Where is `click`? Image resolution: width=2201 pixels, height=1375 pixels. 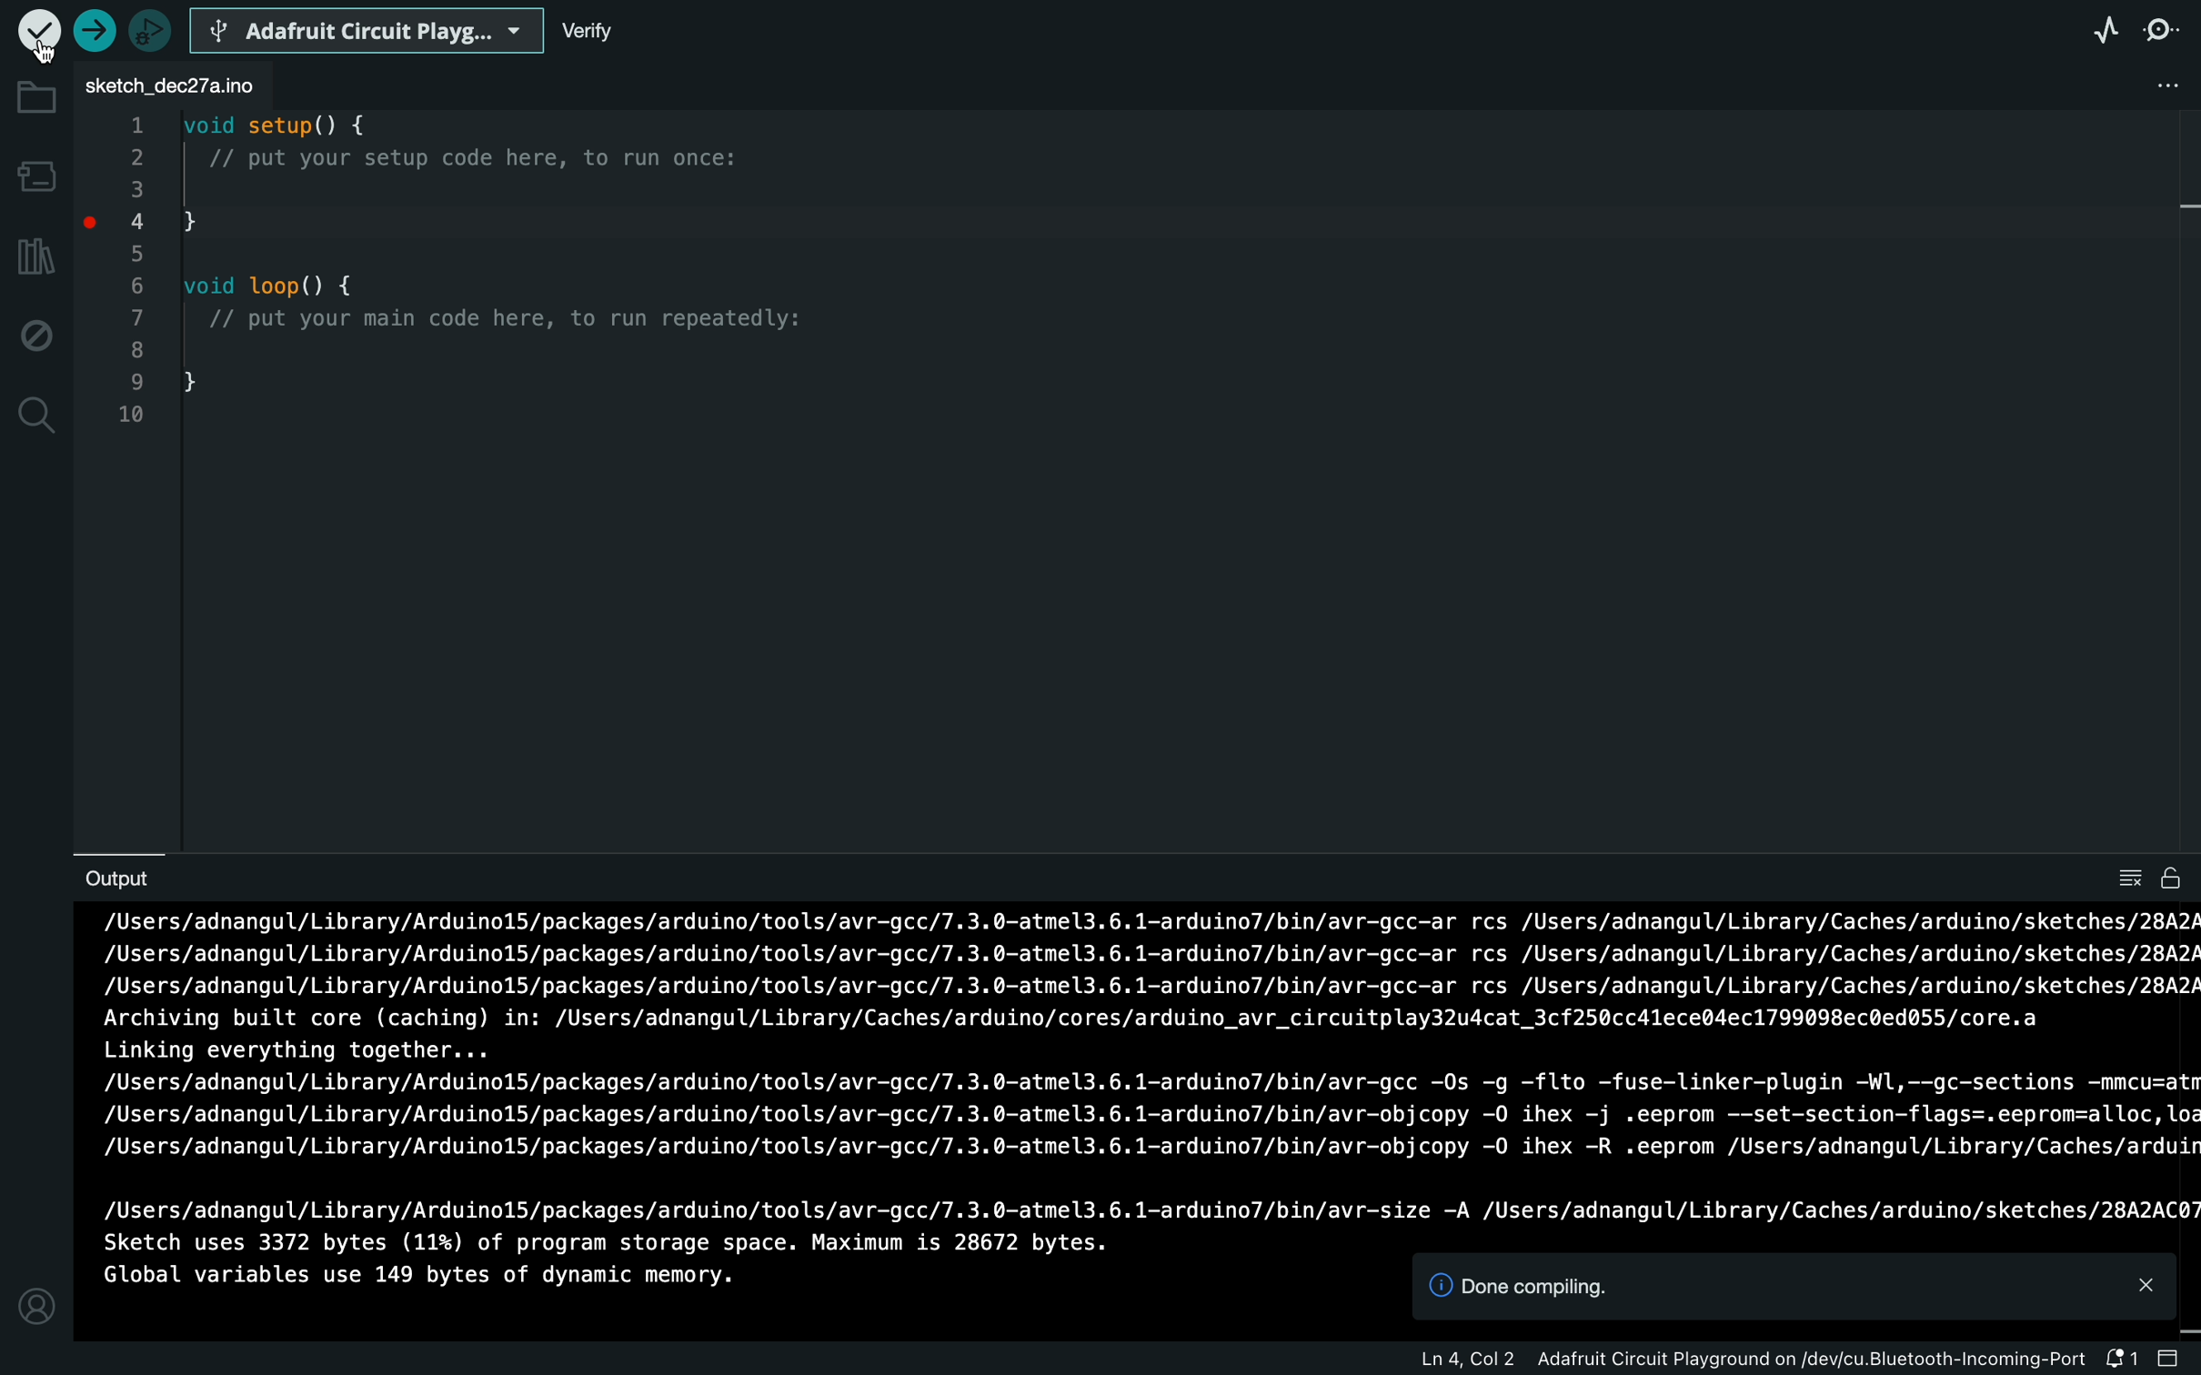
click is located at coordinates (96, 231).